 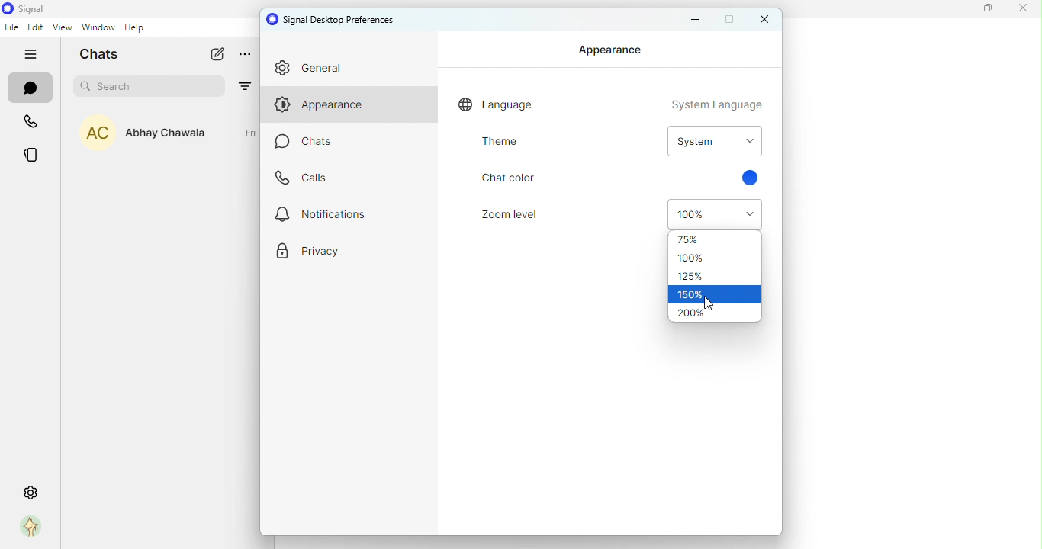 I want to click on 150%, so click(x=715, y=296).